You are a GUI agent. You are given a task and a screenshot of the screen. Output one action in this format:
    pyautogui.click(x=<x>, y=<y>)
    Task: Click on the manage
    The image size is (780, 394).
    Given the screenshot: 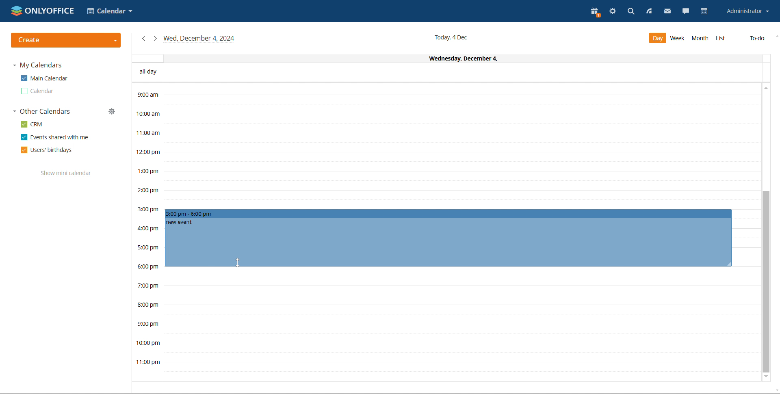 What is the action you would take?
    pyautogui.click(x=112, y=111)
    